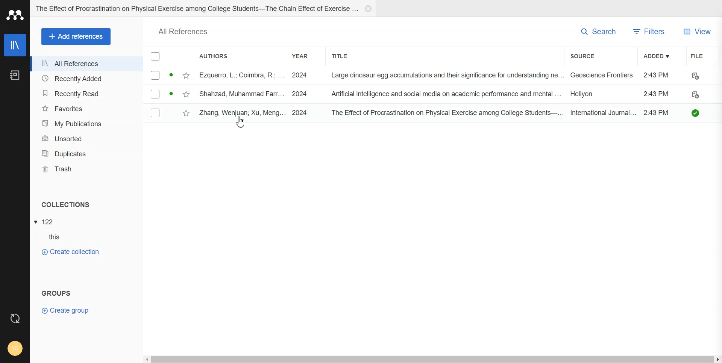 The image size is (722, 363). I want to click on Author, so click(218, 56).